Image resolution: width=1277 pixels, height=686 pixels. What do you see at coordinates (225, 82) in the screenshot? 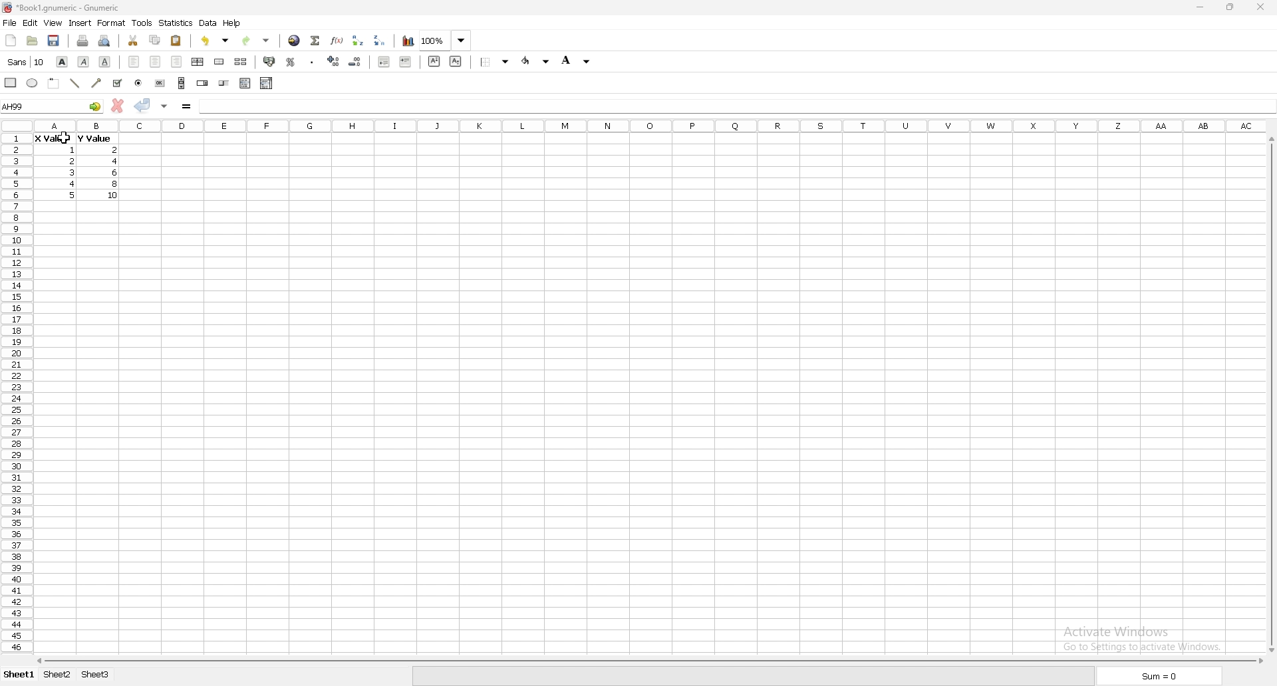
I see `slider` at bounding box center [225, 82].